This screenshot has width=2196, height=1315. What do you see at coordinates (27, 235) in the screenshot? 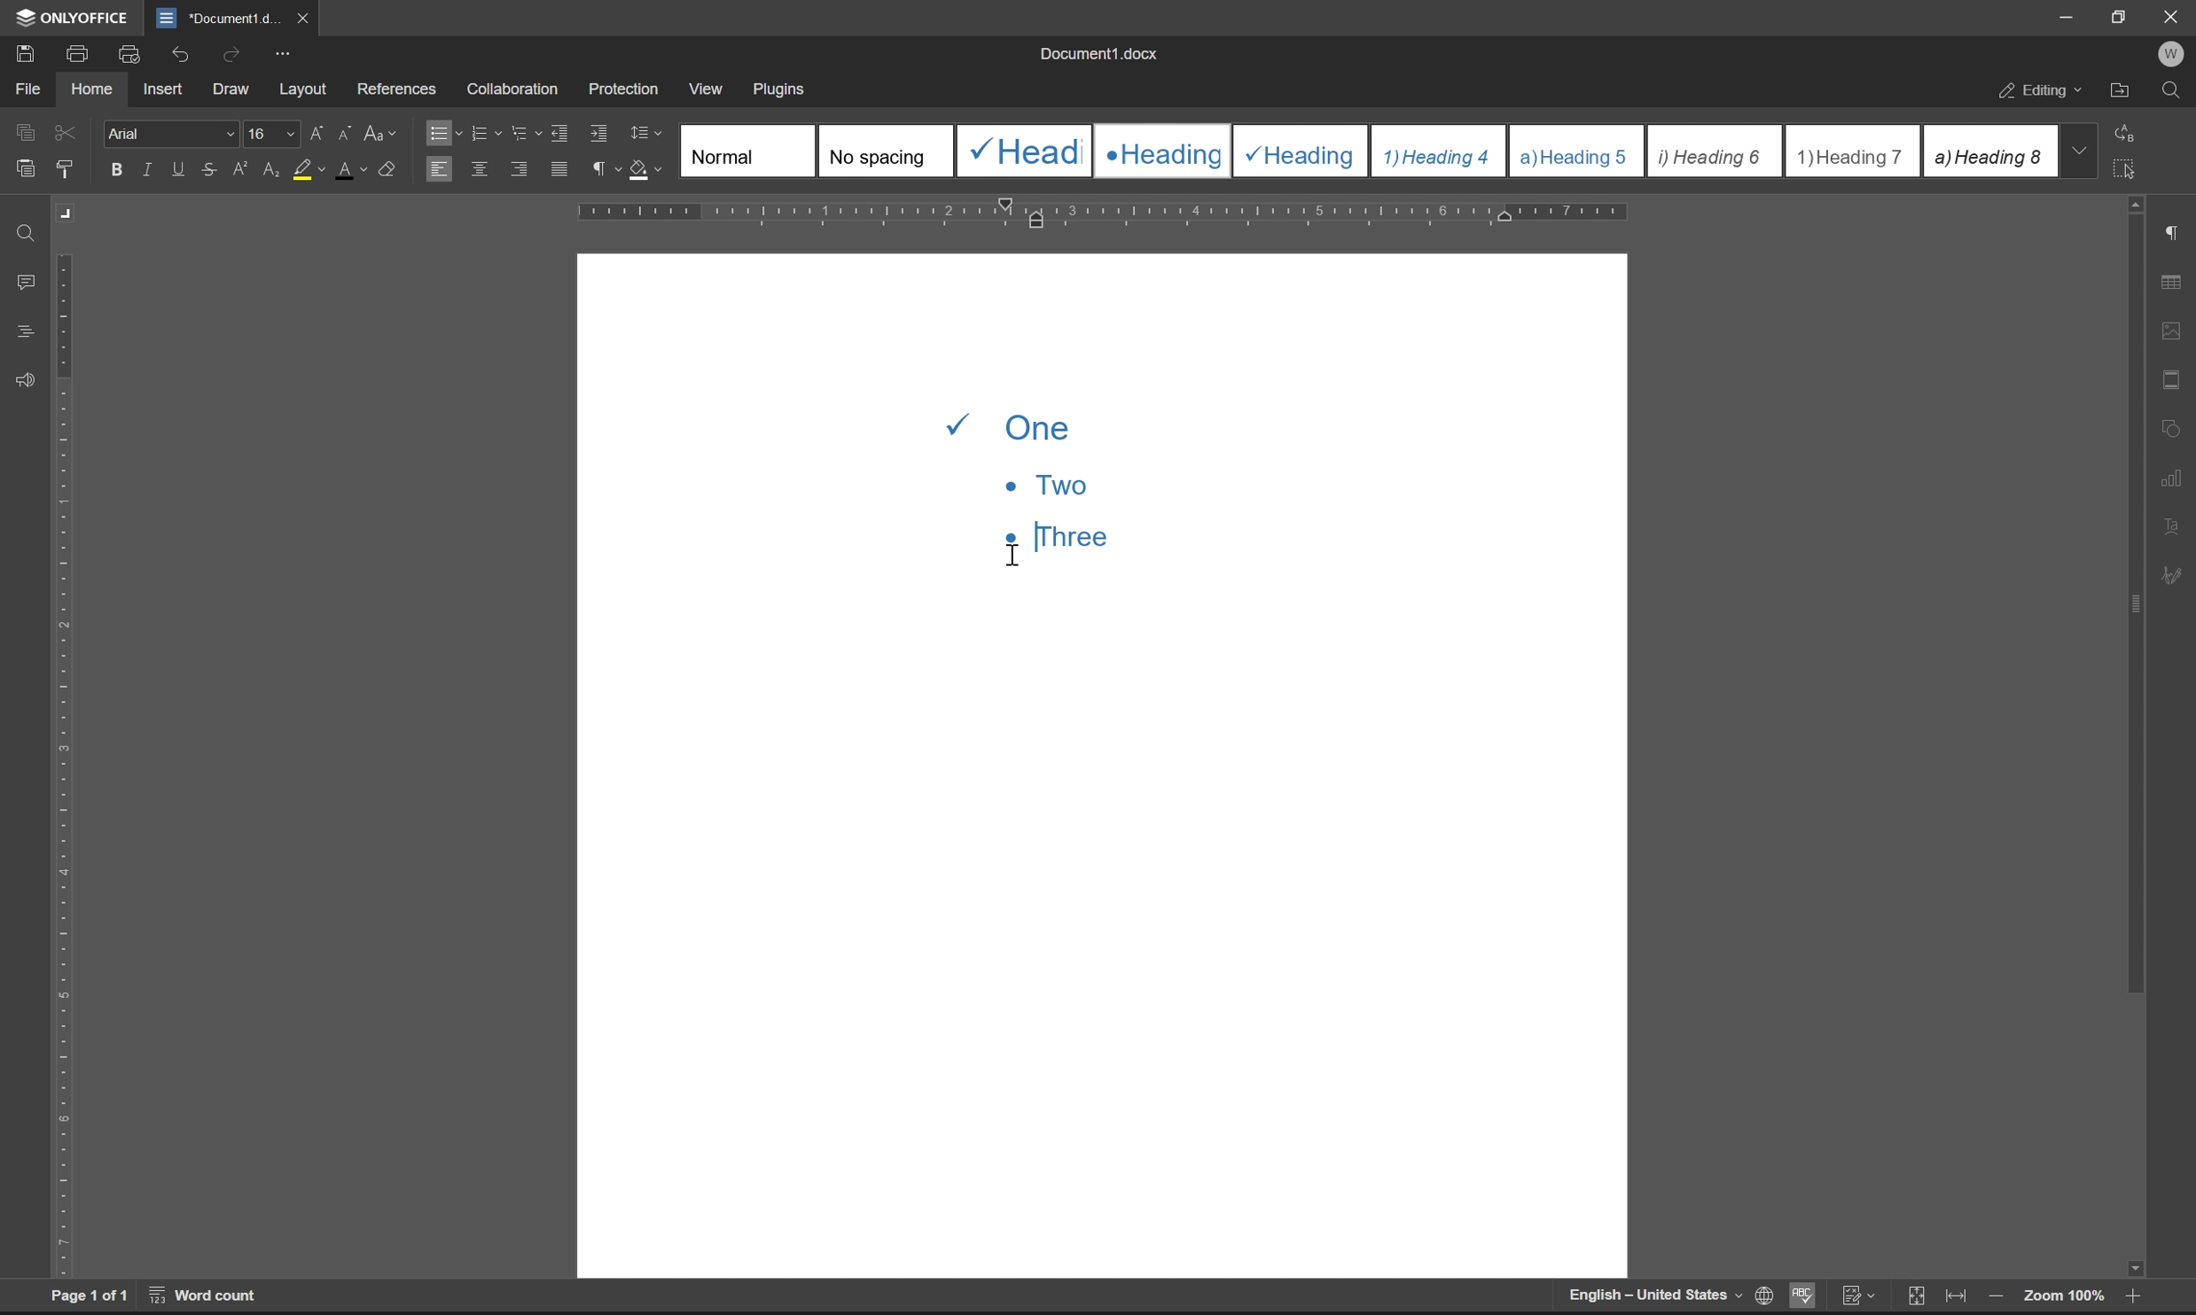
I see `find` at bounding box center [27, 235].